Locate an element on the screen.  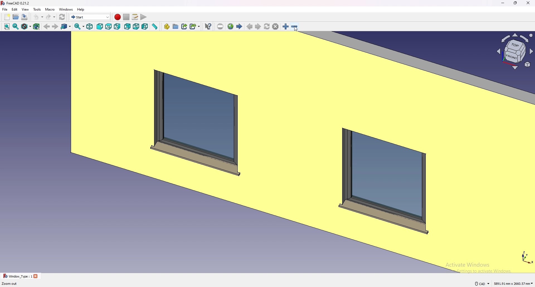
make sub link is located at coordinates (195, 26).